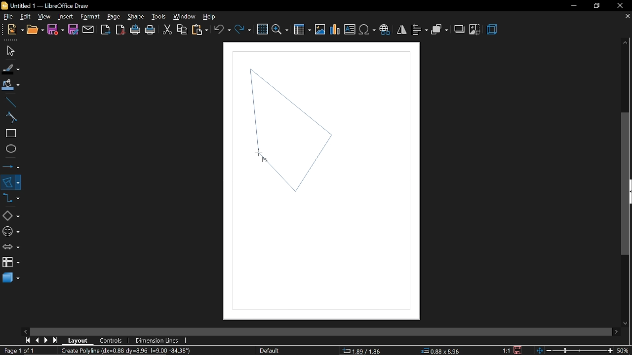 This screenshot has width=632, height=355. I want to click on curve, so click(9, 118).